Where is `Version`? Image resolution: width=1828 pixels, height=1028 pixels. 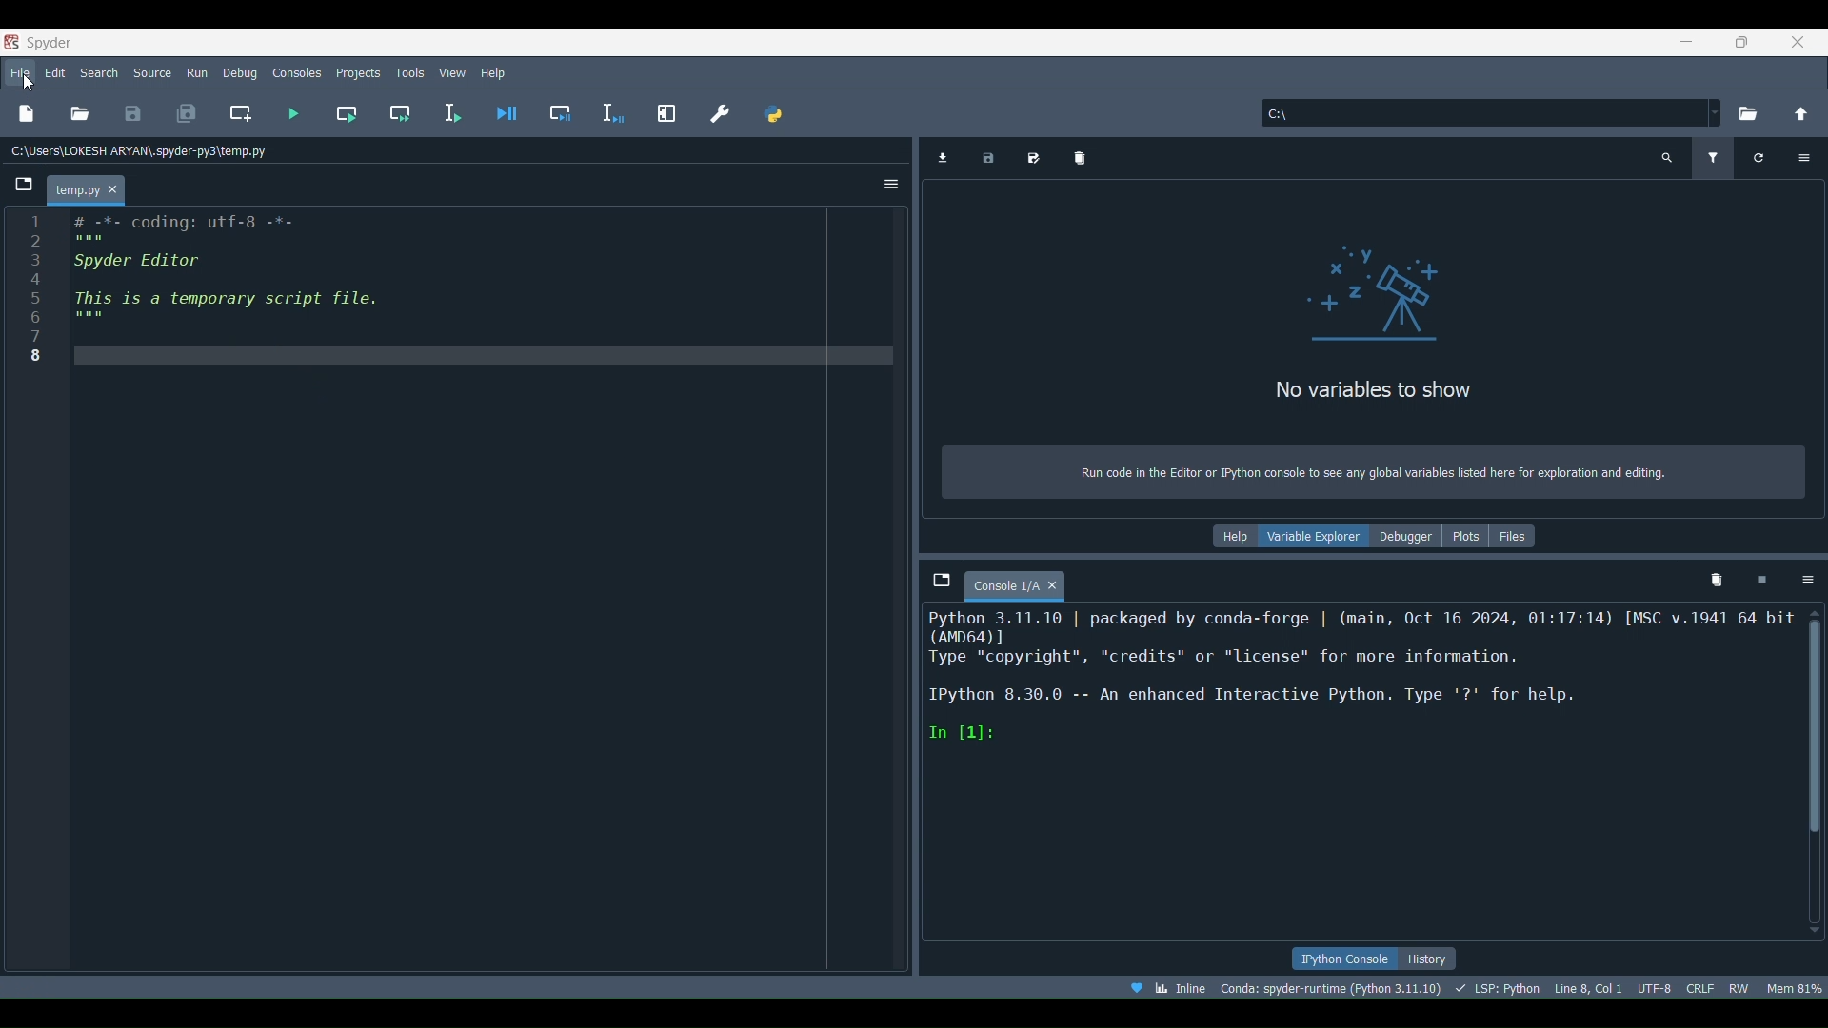
Version is located at coordinates (1336, 987).